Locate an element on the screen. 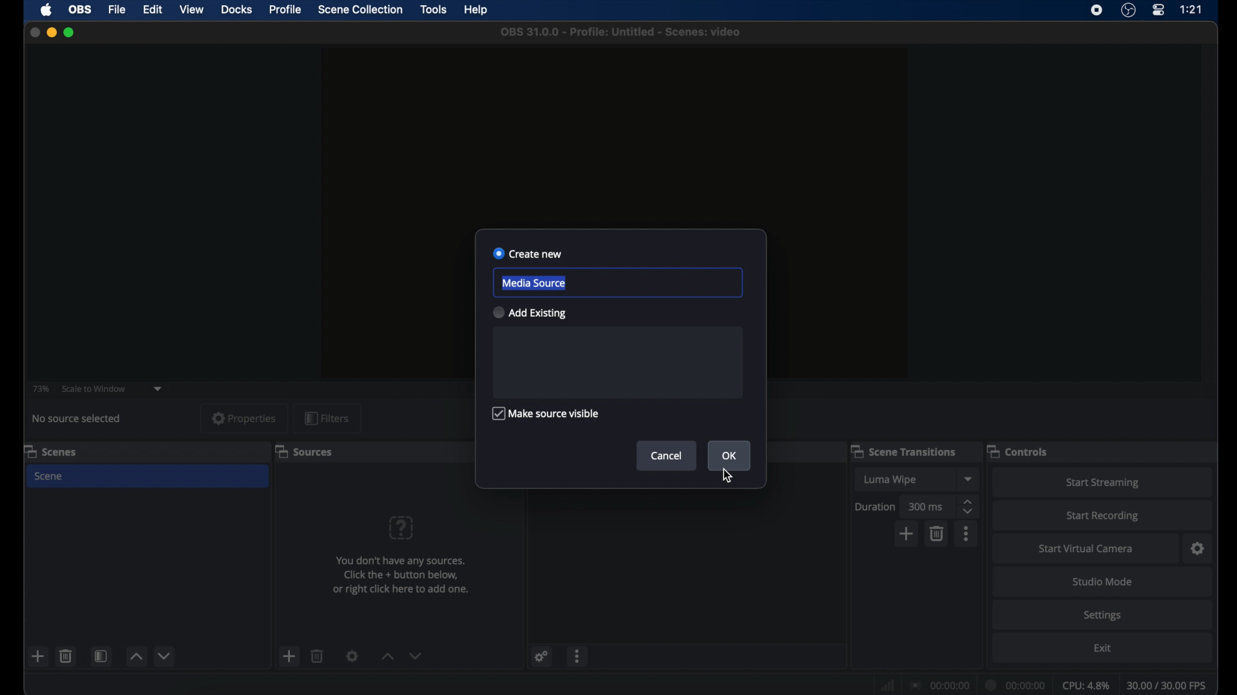 The height and width of the screenshot is (695, 1237). filters is located at coordinates (327, 418).